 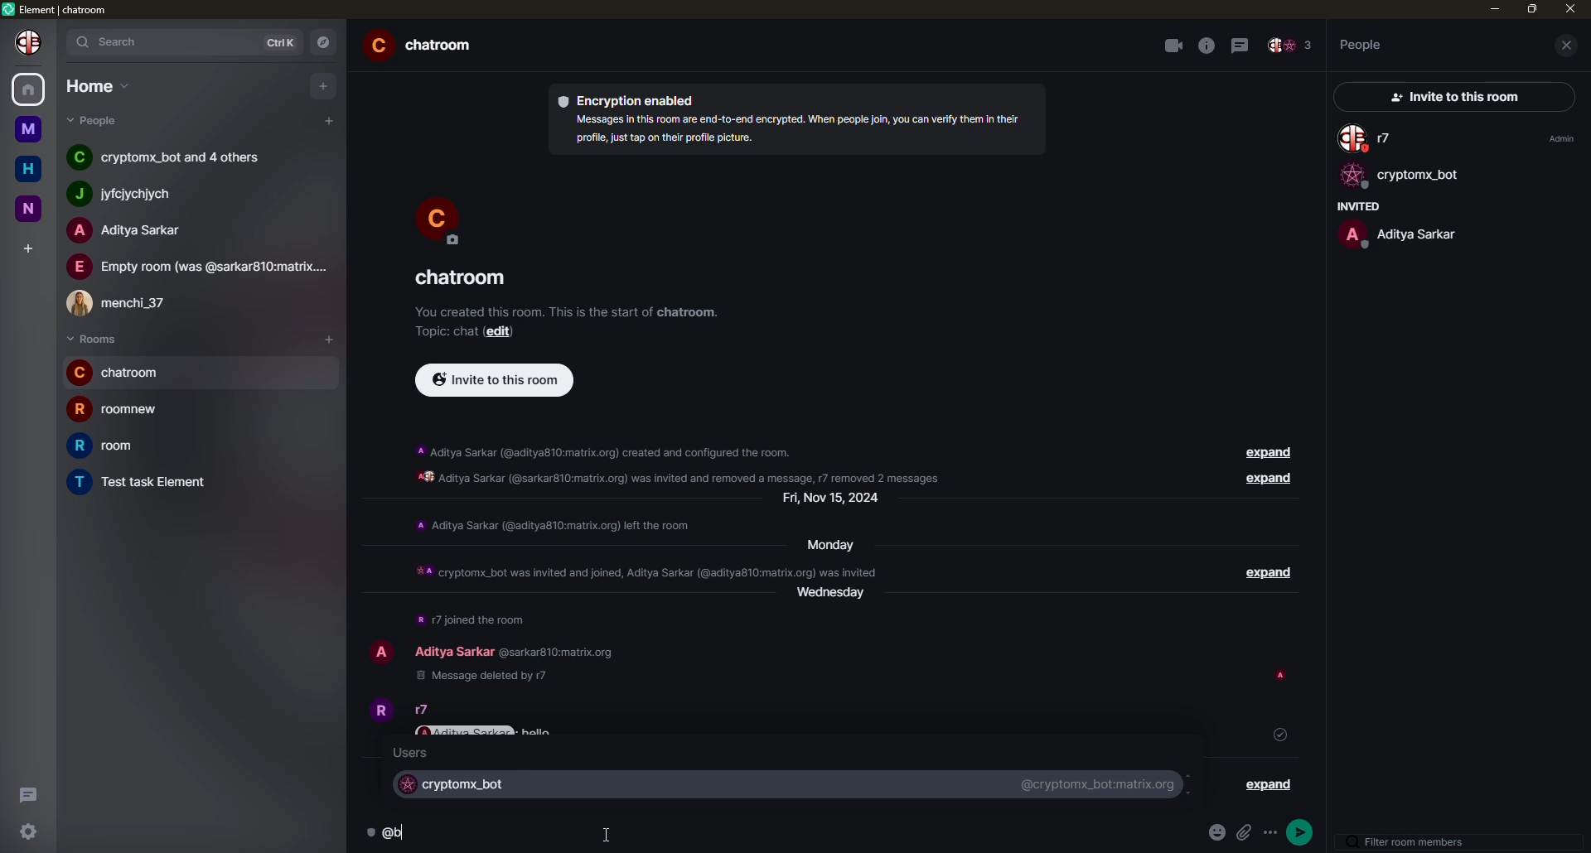 What do you see at coordinates (27, 129) in the screenshot?
I see `m` at bounding box center [27, 129].